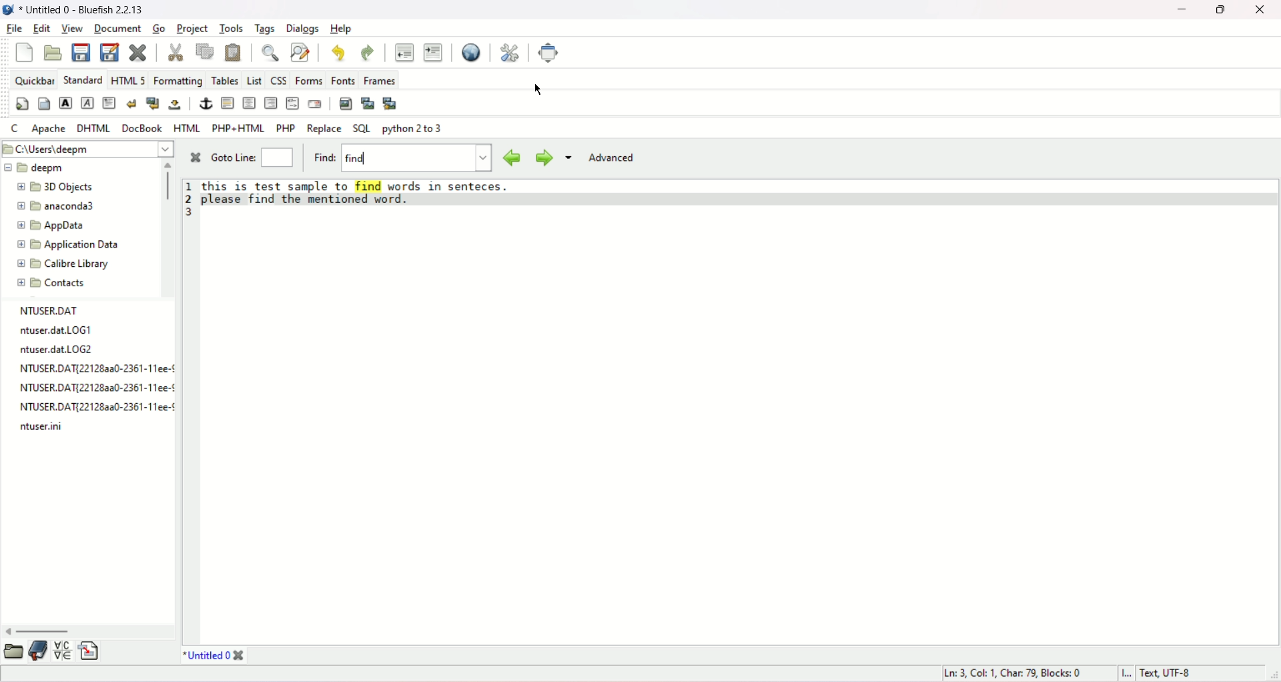  Describe the element at coordinates (412, 129) in the screenshot. I see `python 2 to 3` at that location.